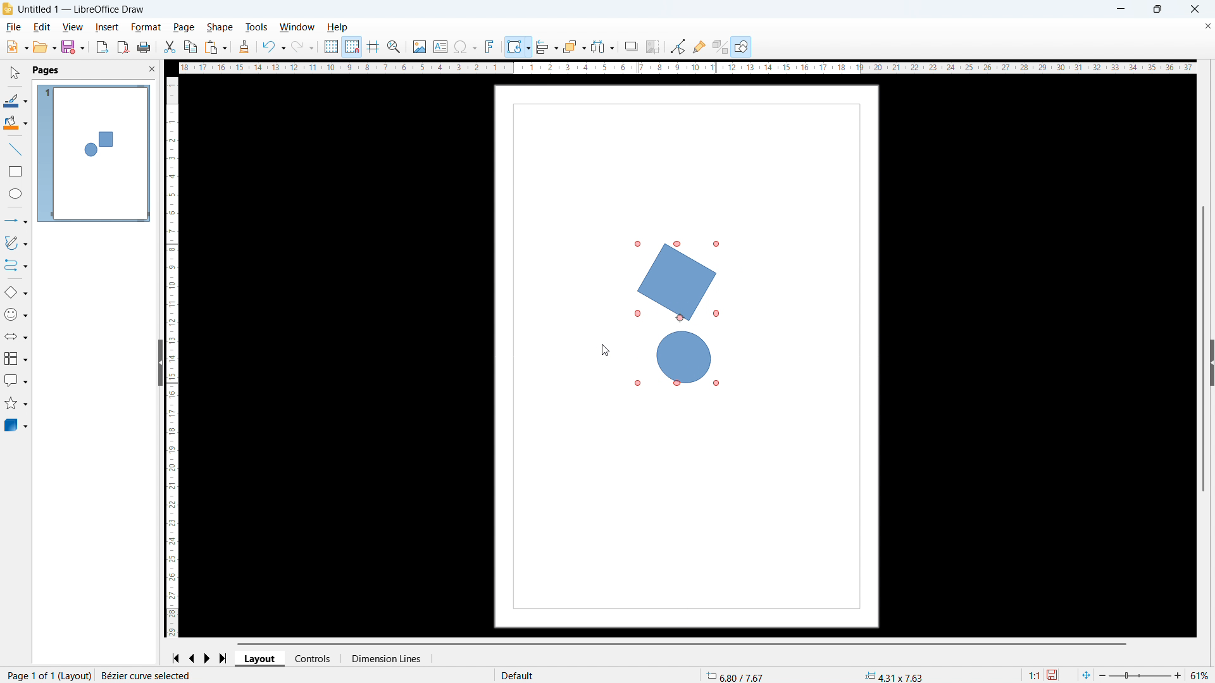 The image size is (1215, 683). I want to click on Zoom level , so click(1199, 675).